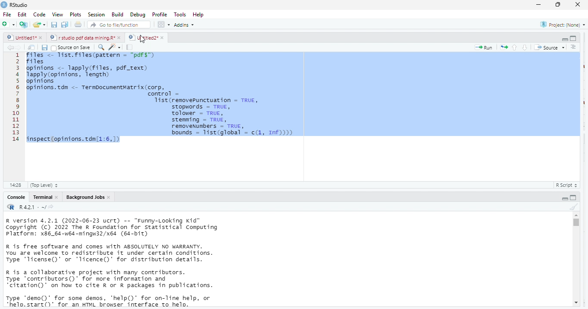 Image resolution: width=588 pixels, height=309 pixels. I want to click on addins, so click(186, 25).